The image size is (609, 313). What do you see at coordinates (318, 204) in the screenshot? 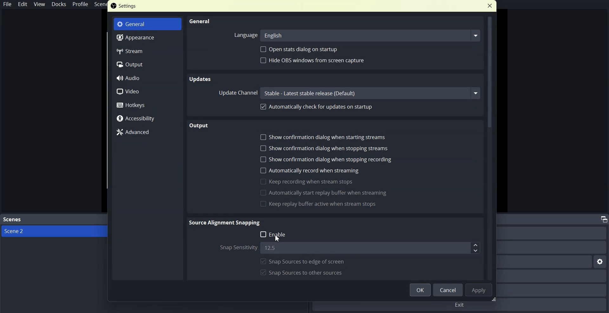
I see `Keep Replay buffer active when stream stops` at bounding box center [318, 204].